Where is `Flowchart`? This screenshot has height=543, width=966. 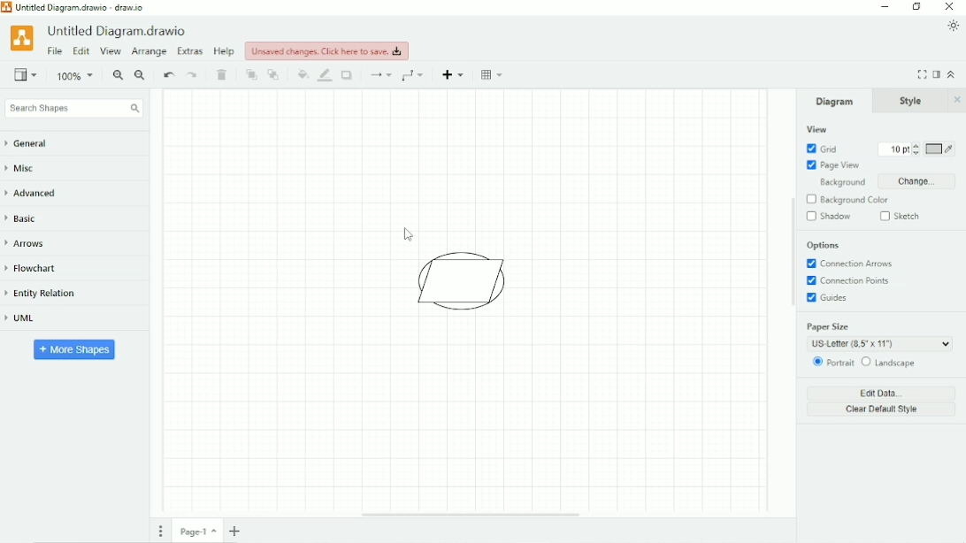
Flowchart is located at coordinates (38, 269).